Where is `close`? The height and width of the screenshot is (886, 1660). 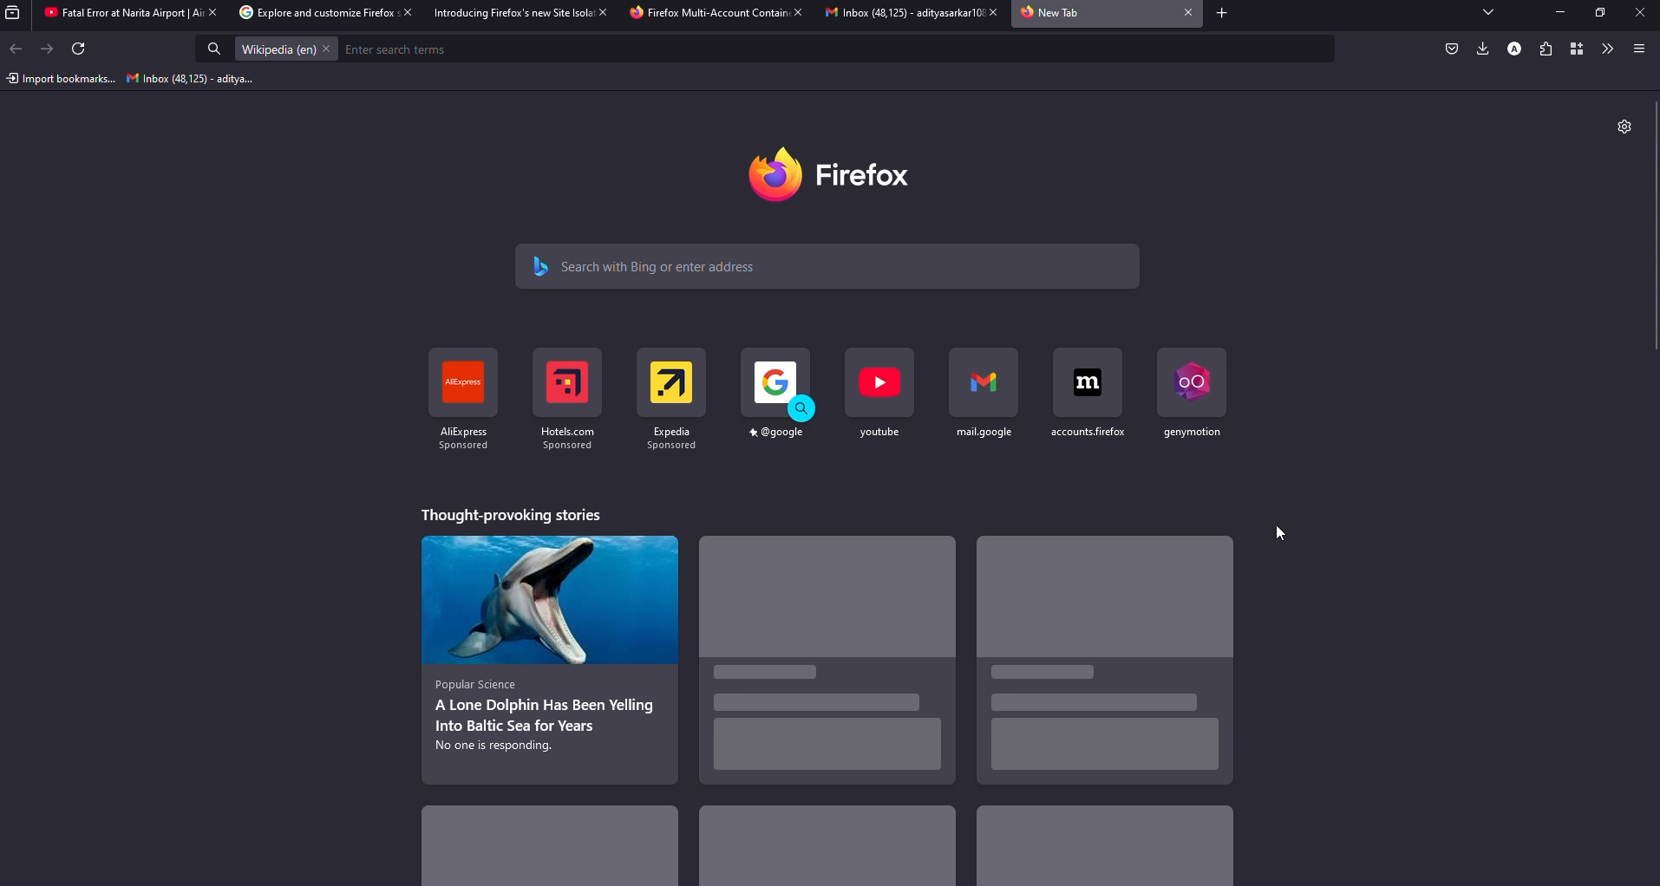
close is located at coordinates (599, 11).